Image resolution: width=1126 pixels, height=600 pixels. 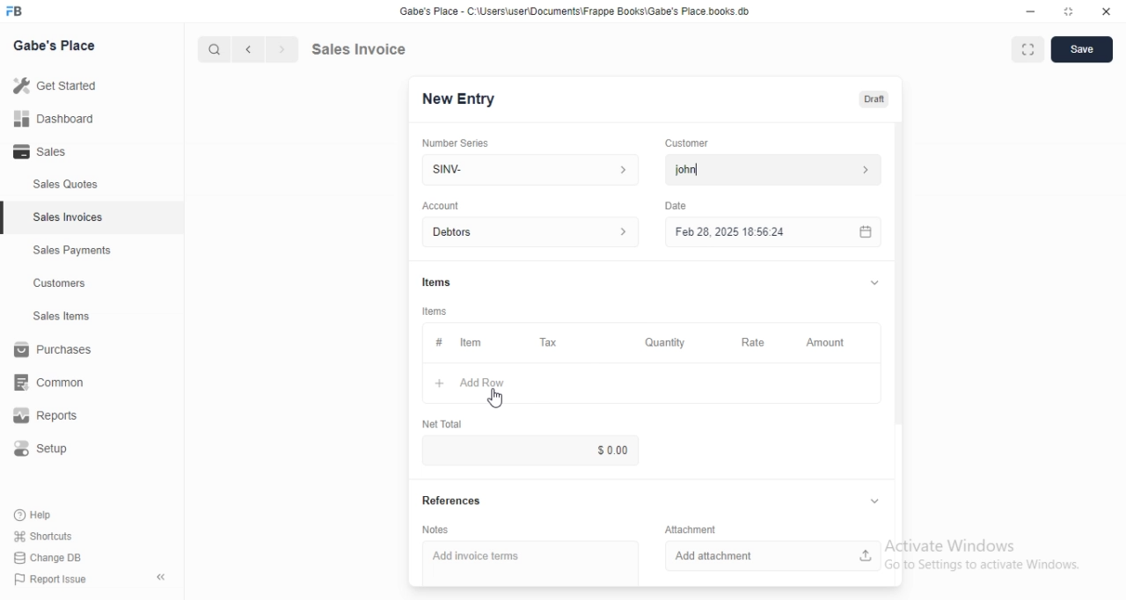 What do you see at coordinates (1023, 13) in the screenshot?
I see `minimize` at bounding box center [1023, 13].